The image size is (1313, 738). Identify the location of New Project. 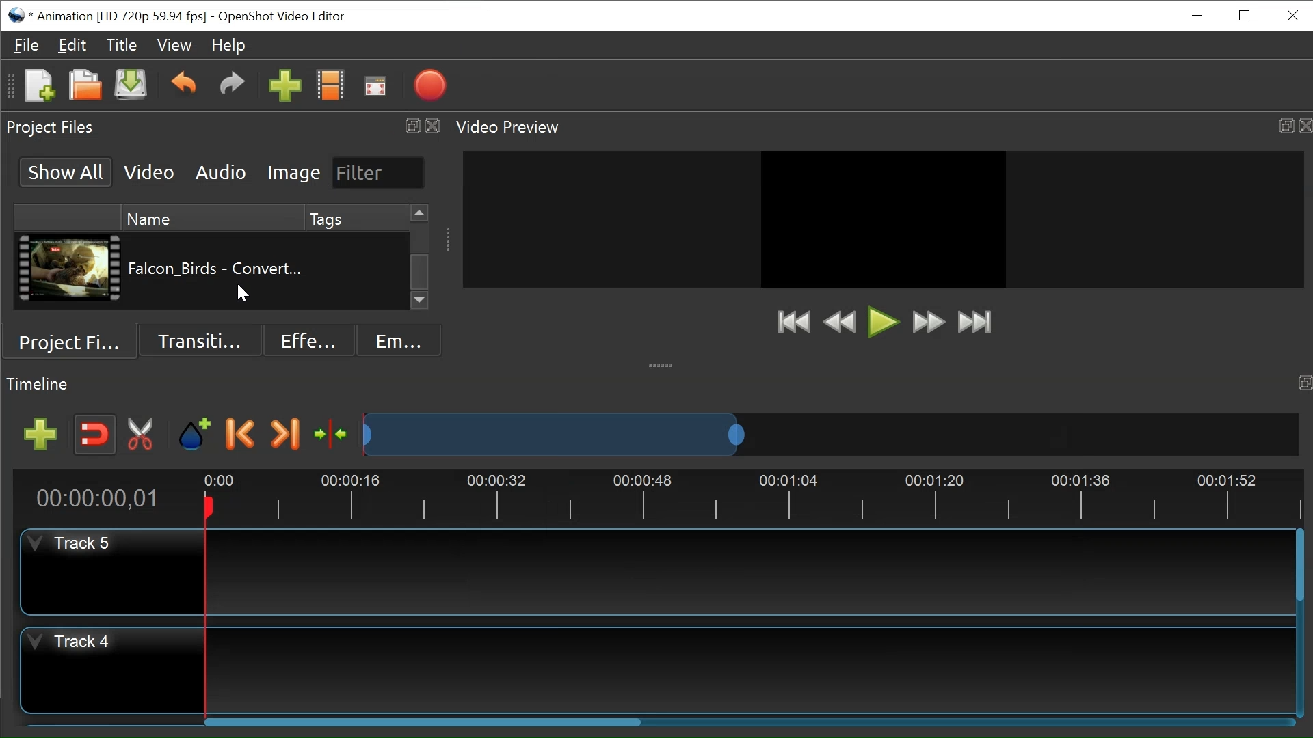
(39, 86).